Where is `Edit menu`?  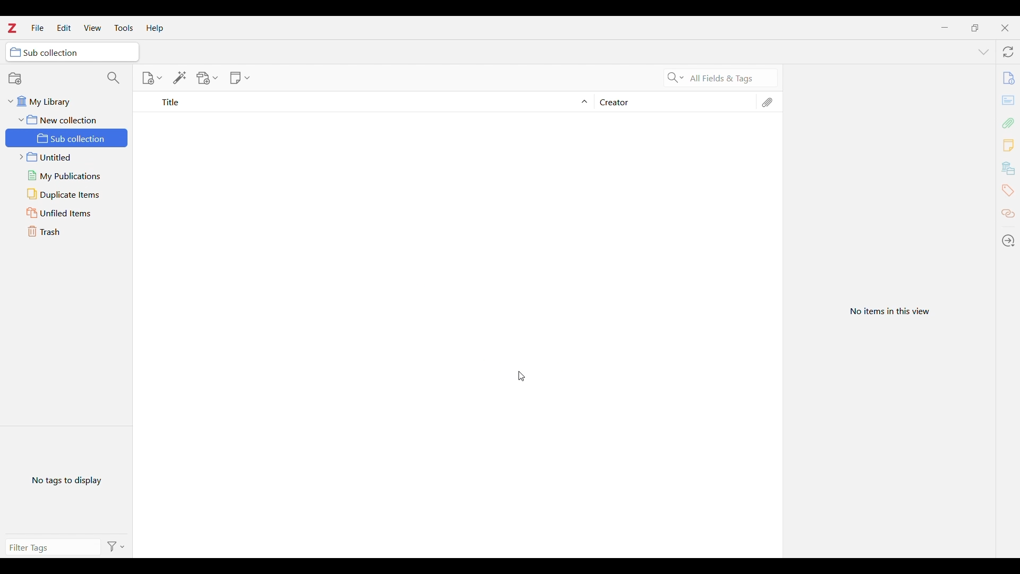
Edit menu is located at coordinates (64, 28).